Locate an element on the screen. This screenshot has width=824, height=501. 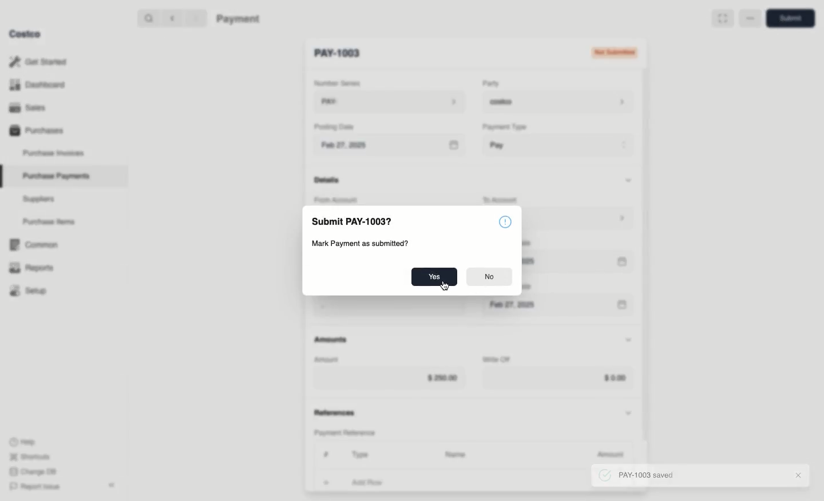
Setup is located at coordinates (32, 292).